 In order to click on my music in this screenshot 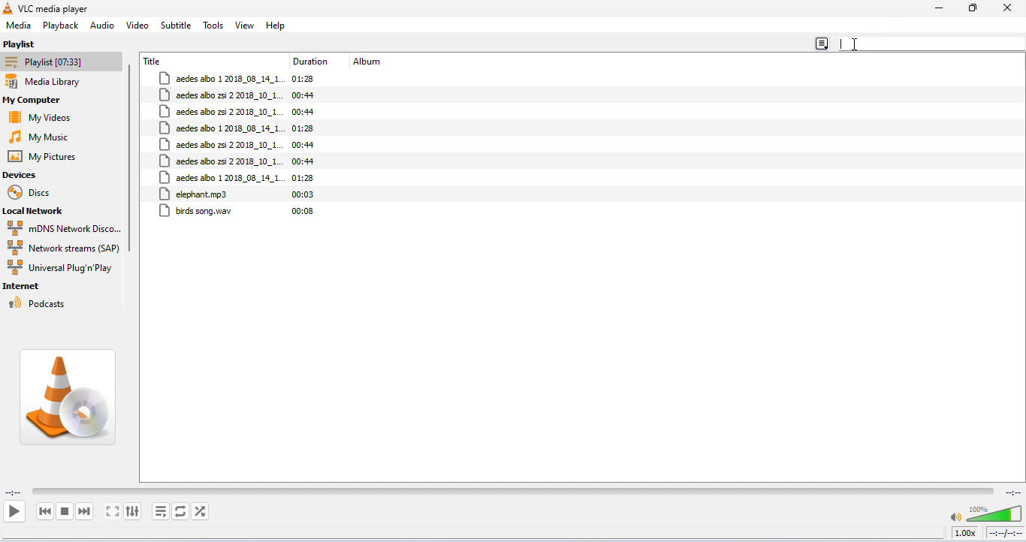, I will do `click(46, 137)`.